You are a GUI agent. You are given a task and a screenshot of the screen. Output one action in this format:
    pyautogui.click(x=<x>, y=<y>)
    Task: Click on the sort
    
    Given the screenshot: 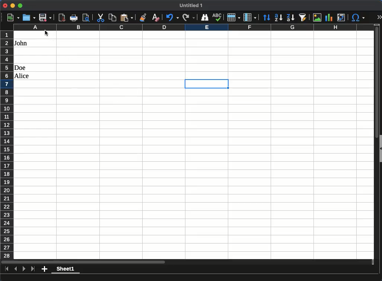 What is the action you would take?
    pyautogui.click(x=267, y=17)
    